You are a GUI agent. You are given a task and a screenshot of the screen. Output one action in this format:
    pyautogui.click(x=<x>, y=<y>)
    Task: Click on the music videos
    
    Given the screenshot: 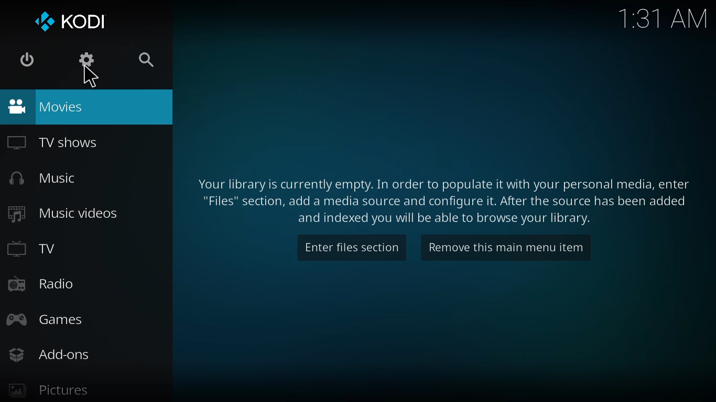 What is the action you would take?
    pyautogui.click(x=63, y=212)
    